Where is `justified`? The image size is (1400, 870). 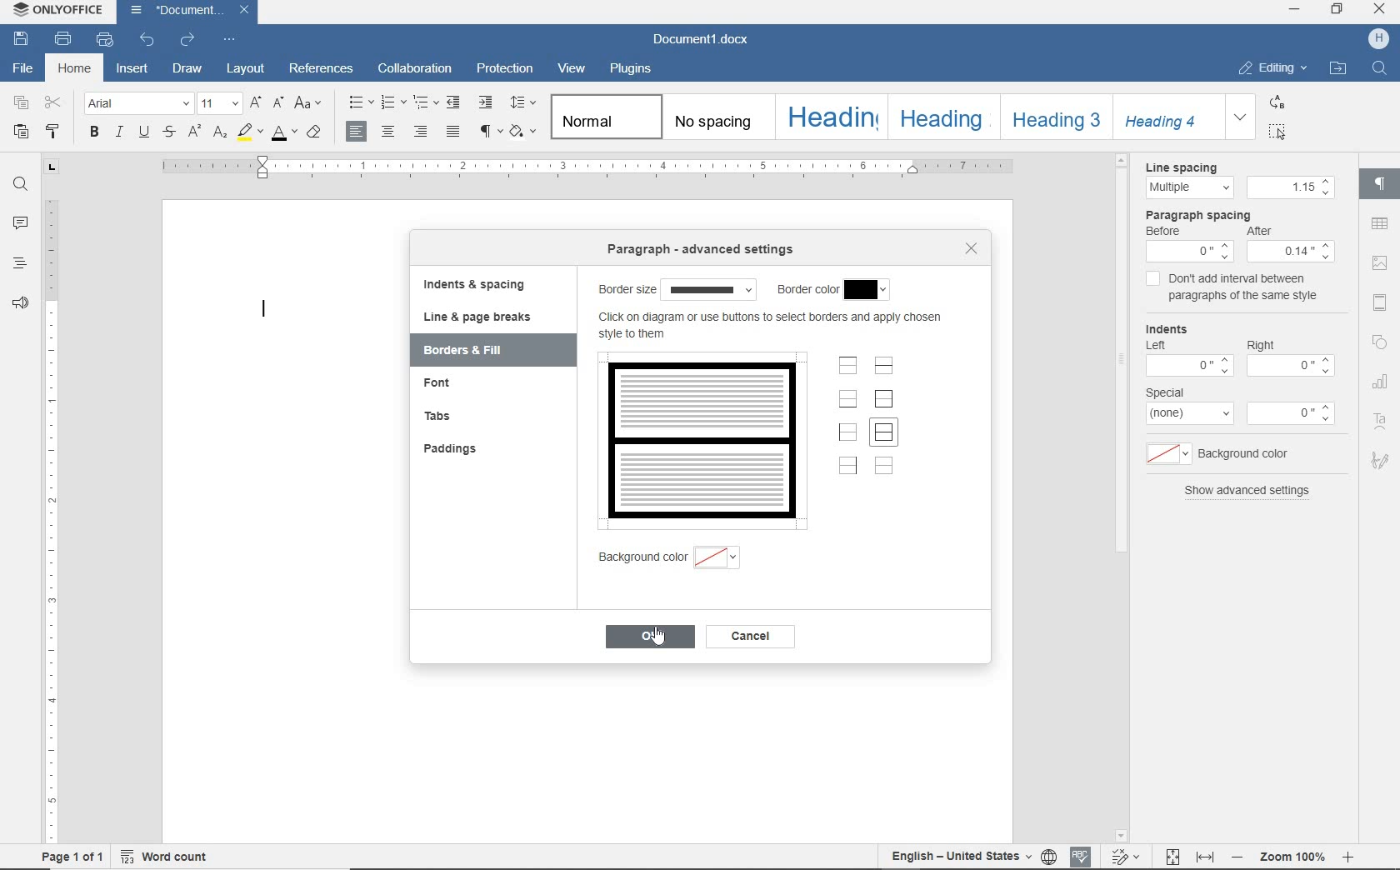 justified is located at coordinates (452, 132).